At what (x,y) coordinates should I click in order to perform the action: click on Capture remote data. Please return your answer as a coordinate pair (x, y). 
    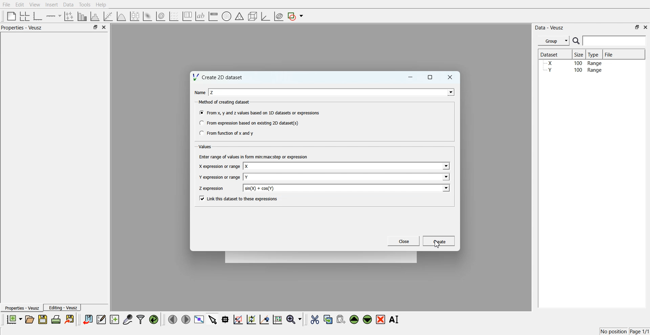
    Looking at the image, I should click on (128, 319).